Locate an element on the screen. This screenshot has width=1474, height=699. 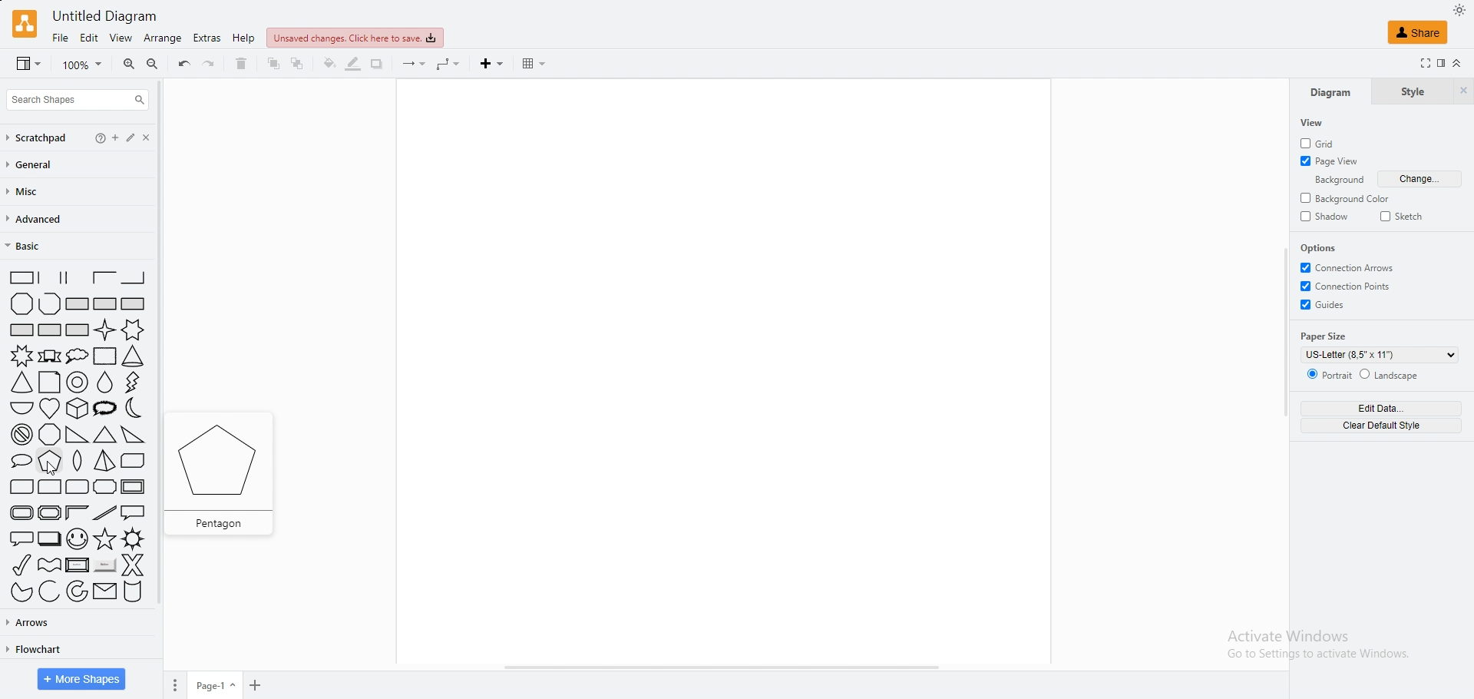
isometric cube is located at coordinates (78, 409).